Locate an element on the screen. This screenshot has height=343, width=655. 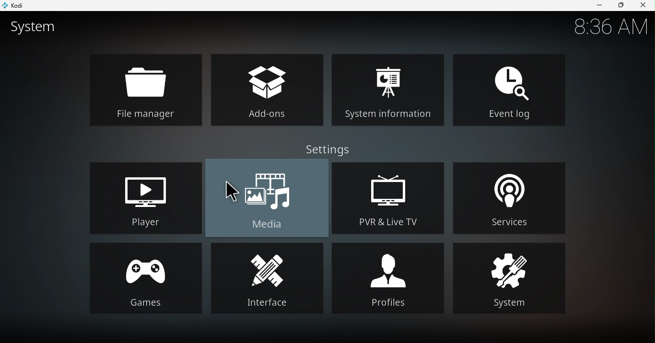
System information is located at coordinates (386, 89).